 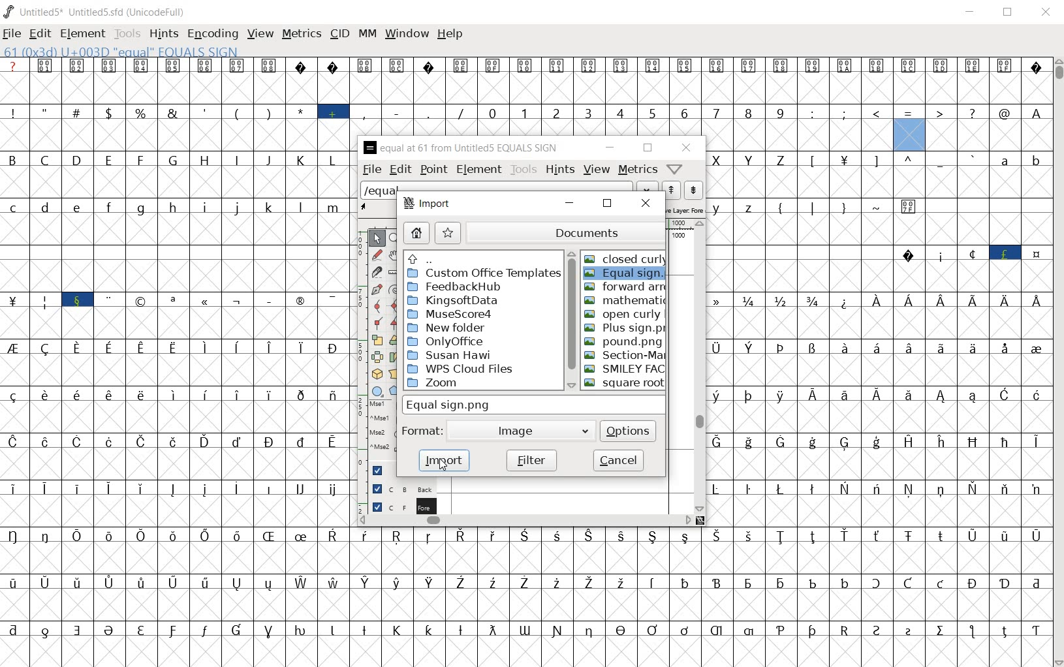 I want to click on glyph characters, so click(x=880, y=339).